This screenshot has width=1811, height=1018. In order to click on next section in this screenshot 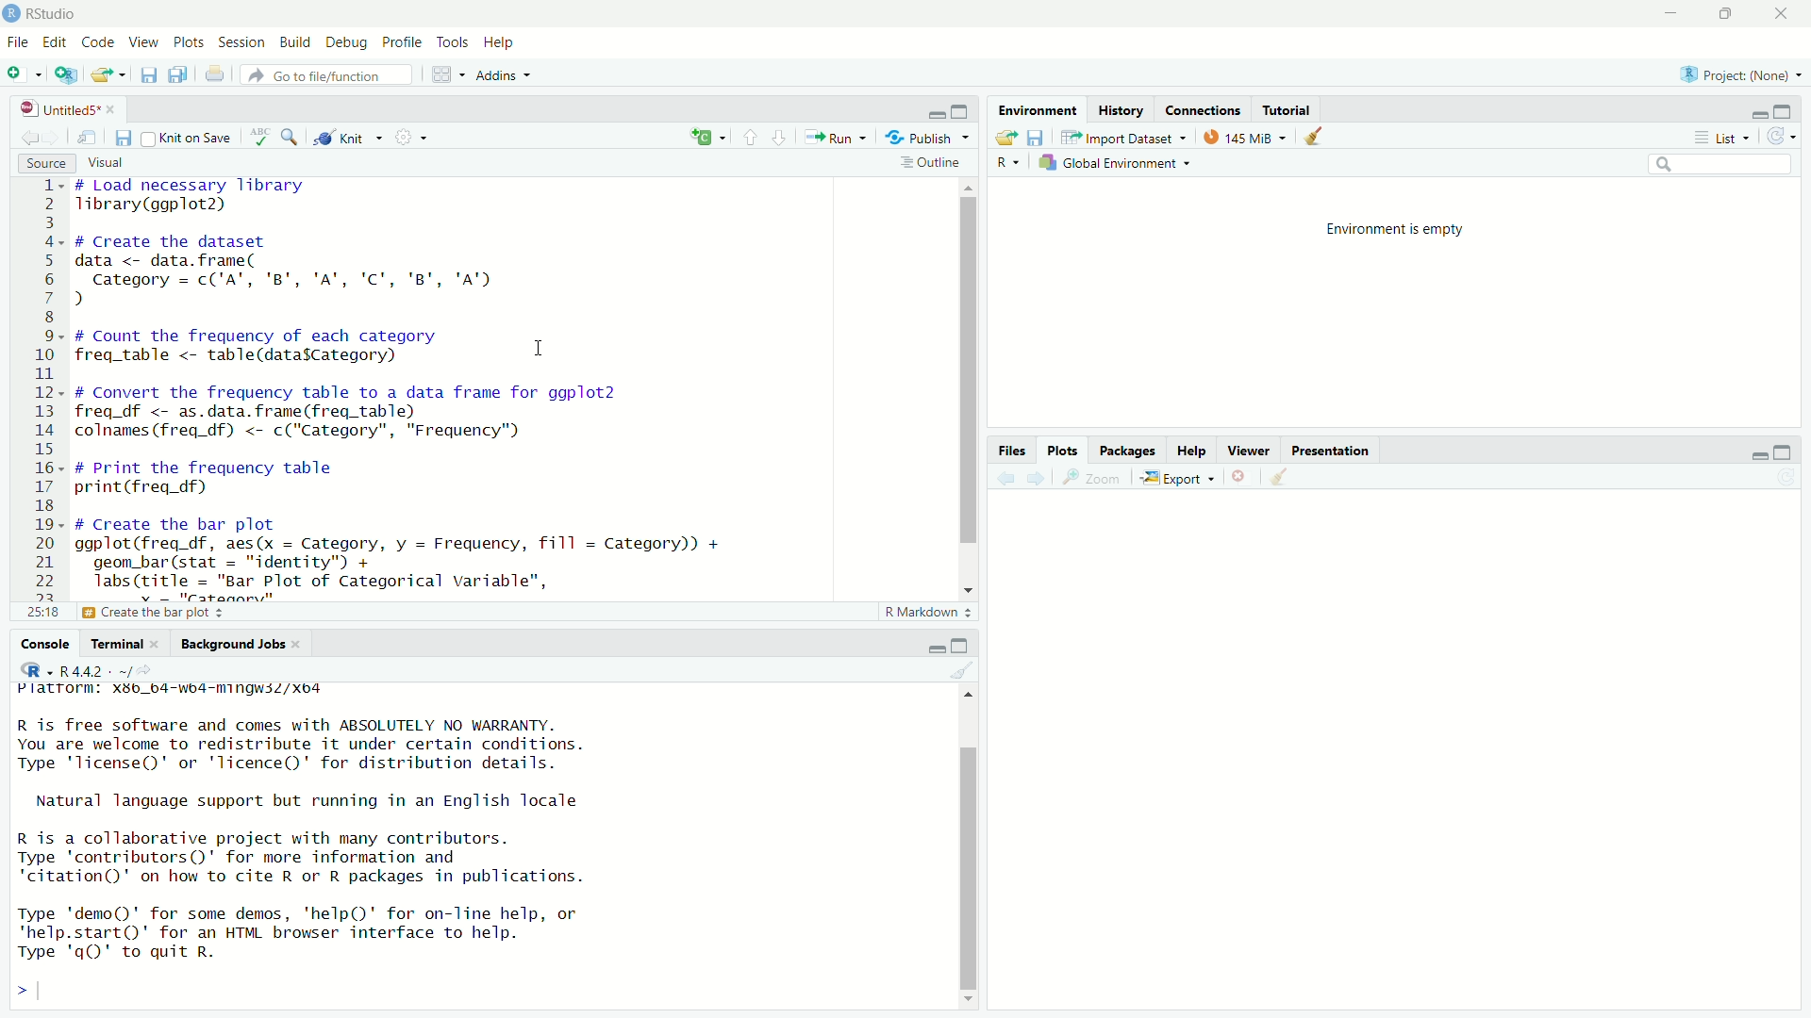, I will do `click(782, 140)`.